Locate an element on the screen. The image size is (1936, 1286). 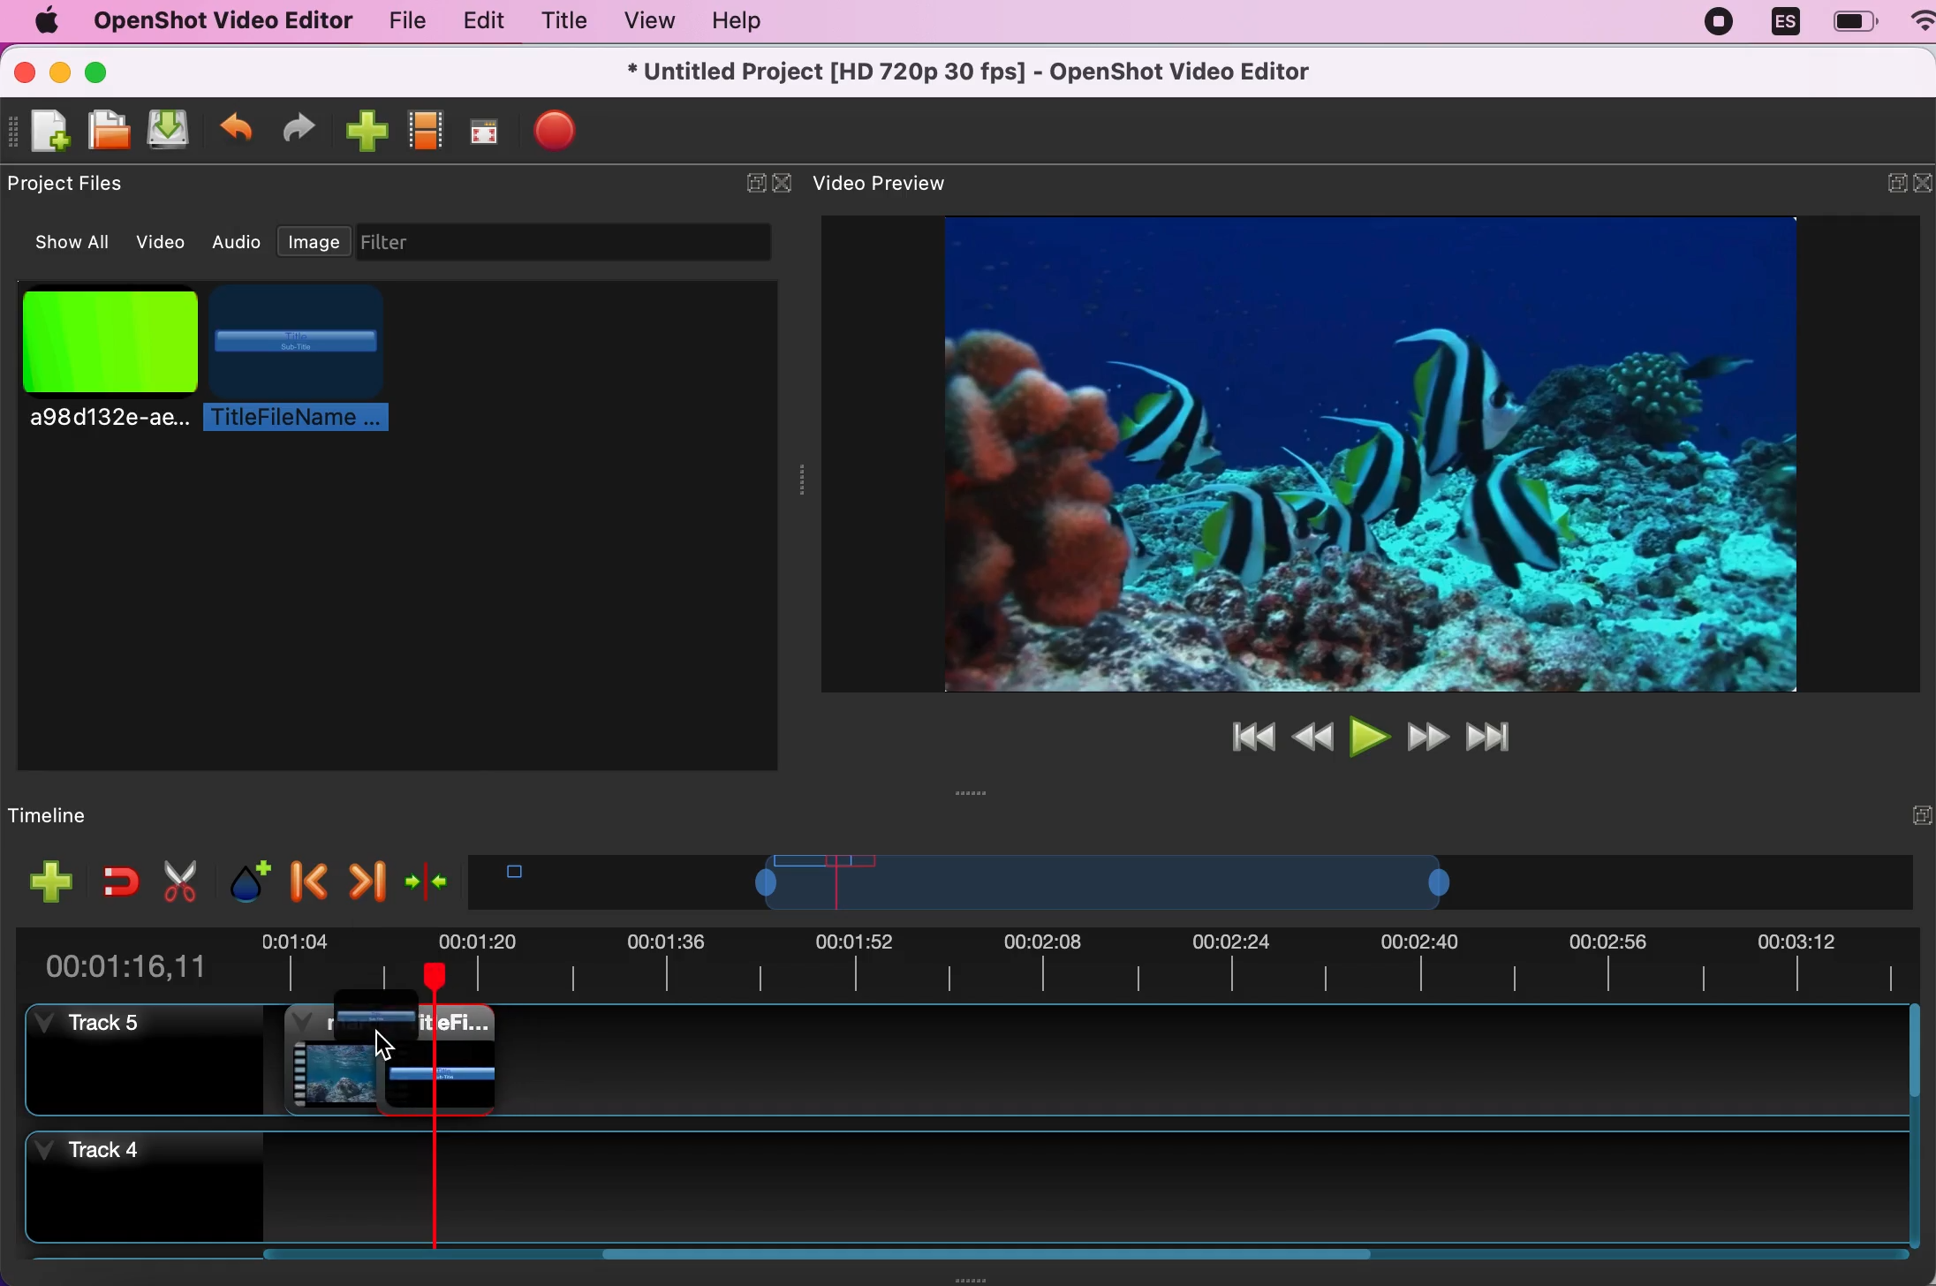
scroll bar is located at coordinates (1919, 1130).